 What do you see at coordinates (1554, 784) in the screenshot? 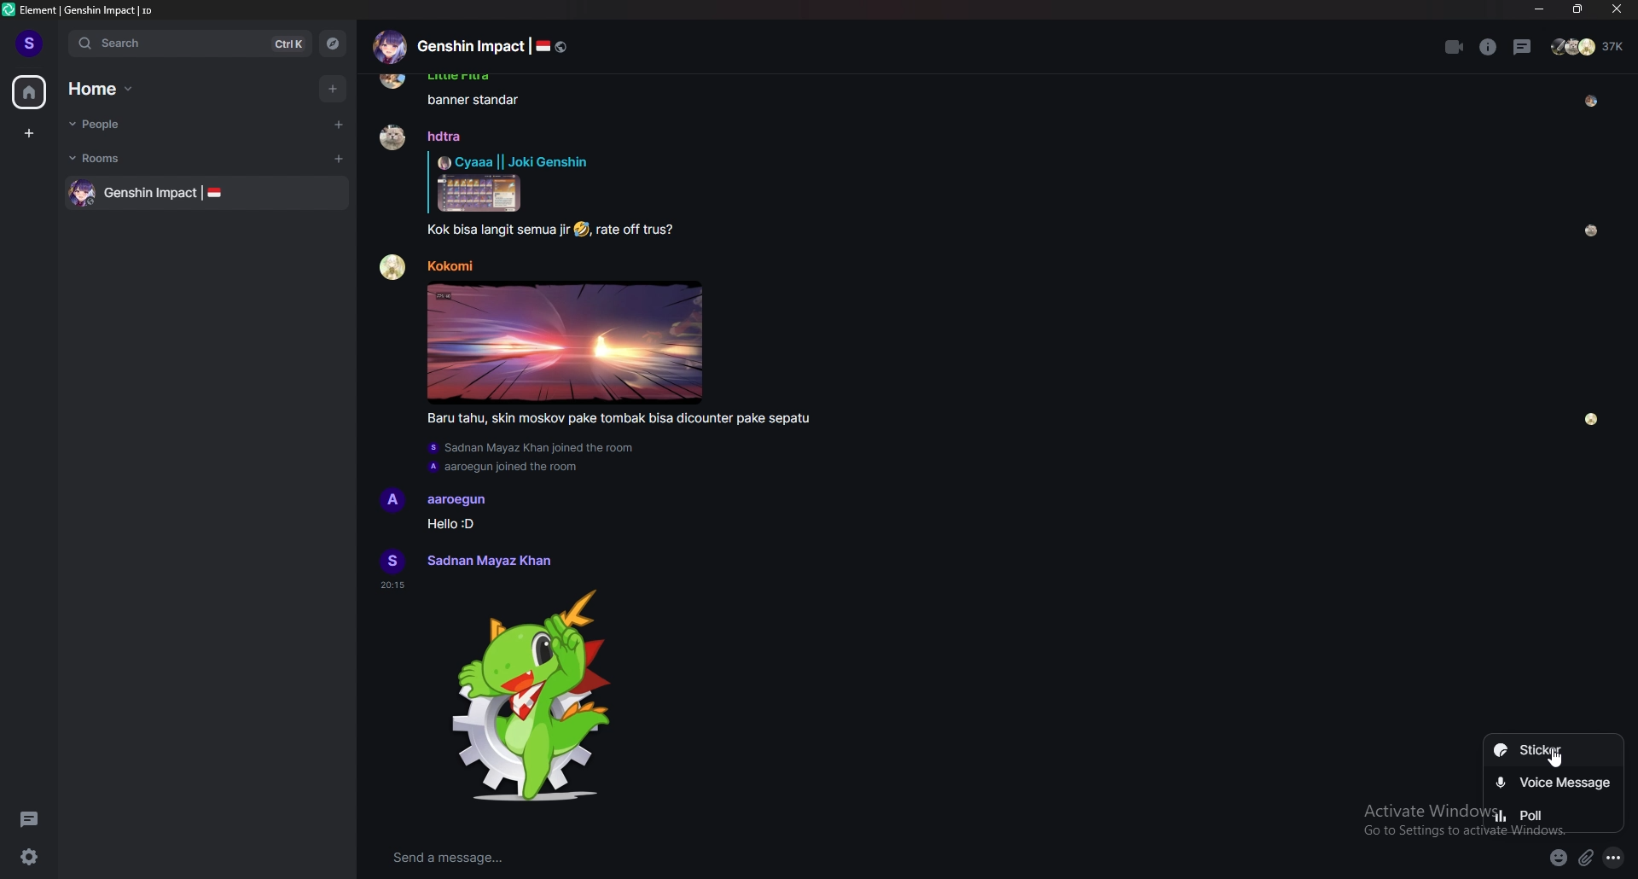
I see `voice message` at bounding box center [1554, 784].